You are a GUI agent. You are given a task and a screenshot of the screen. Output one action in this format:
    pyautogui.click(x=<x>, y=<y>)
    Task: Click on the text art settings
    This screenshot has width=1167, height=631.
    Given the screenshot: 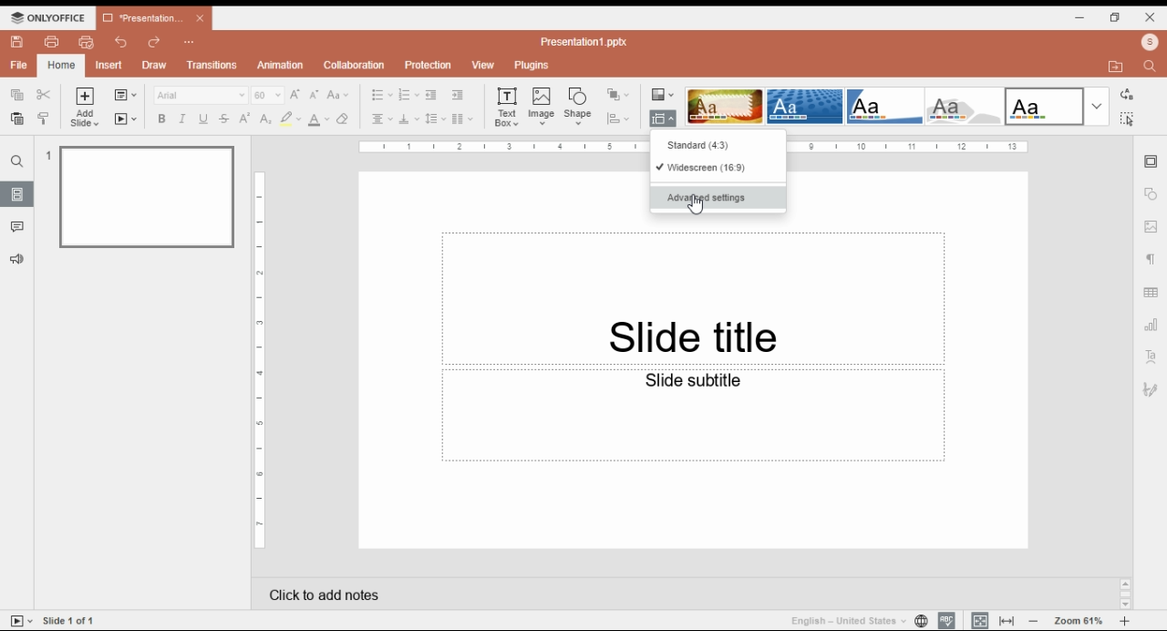 What is the action you would take?
    pyautogui.click(x=1152, y=356)
    